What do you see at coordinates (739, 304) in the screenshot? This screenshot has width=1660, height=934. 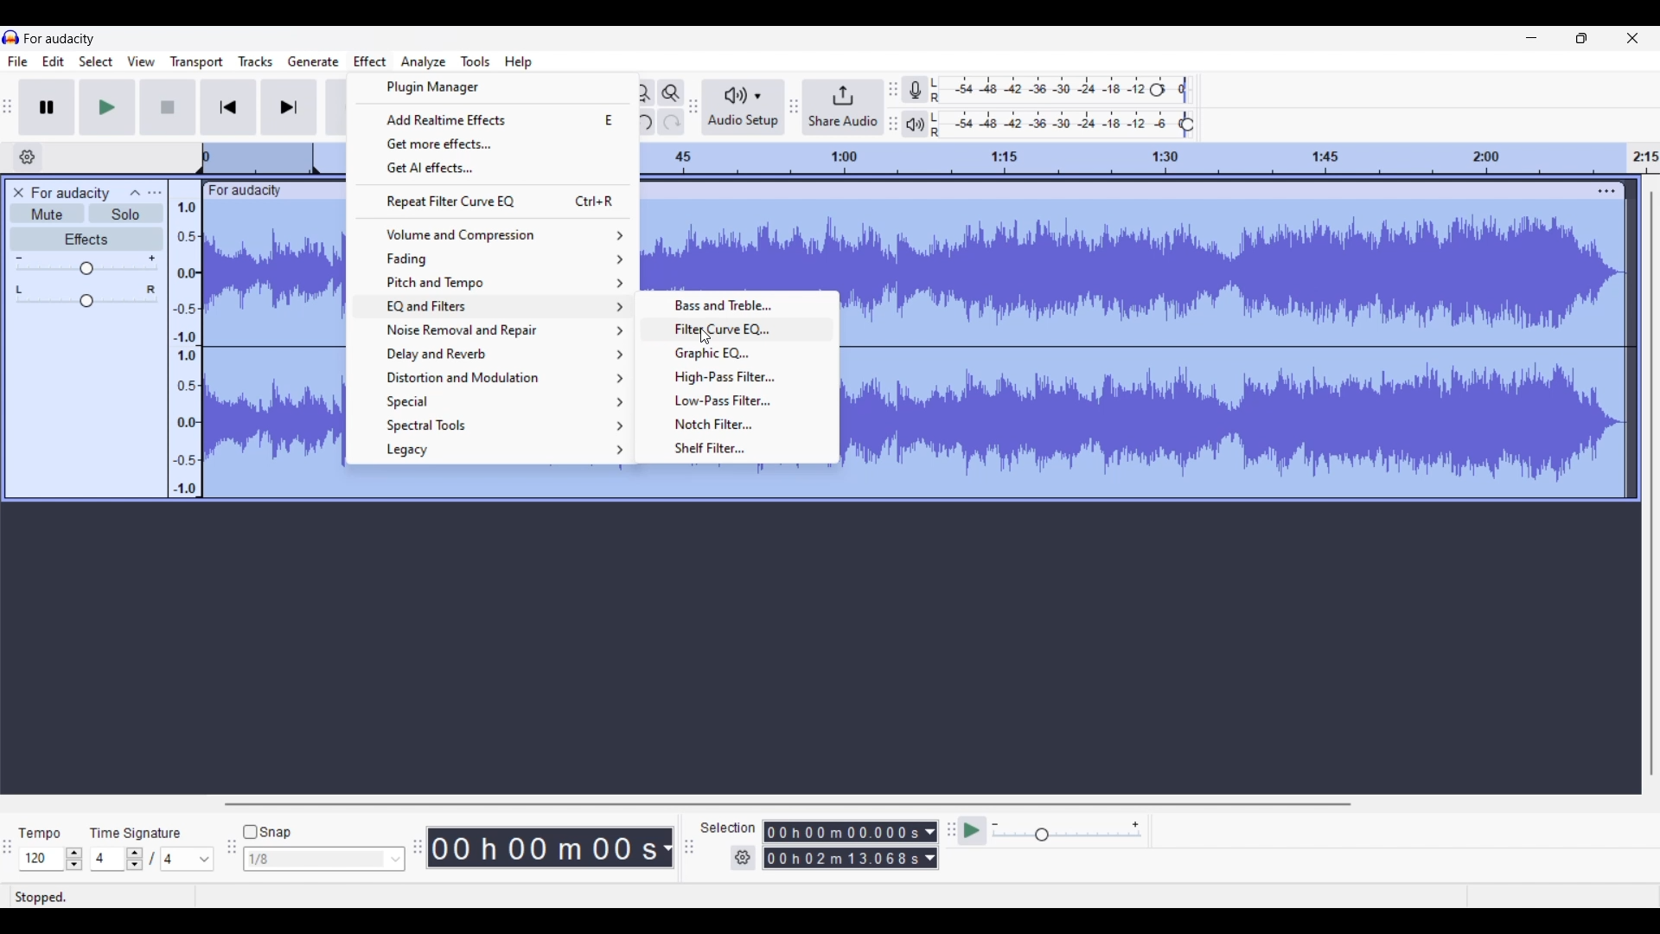 I see `Bass and Treble` at bounding box center [739, 304].